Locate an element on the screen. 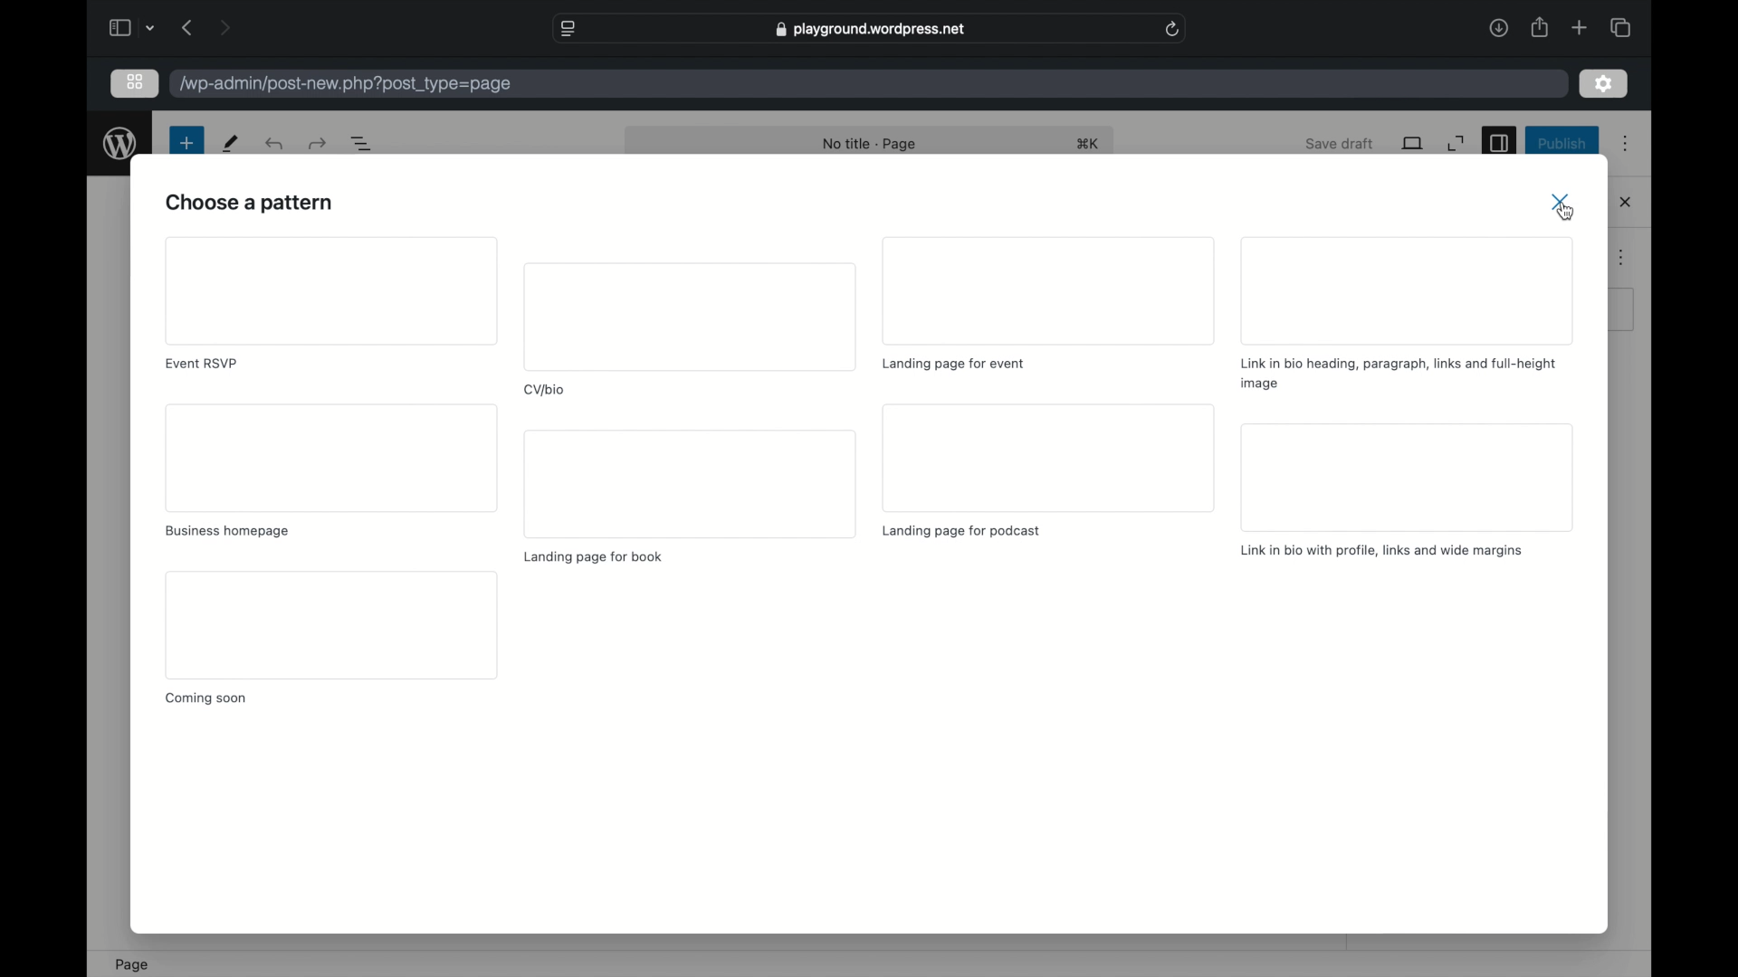 The image size is (1738, 977). refresh is located at coordinates (1173, 29).